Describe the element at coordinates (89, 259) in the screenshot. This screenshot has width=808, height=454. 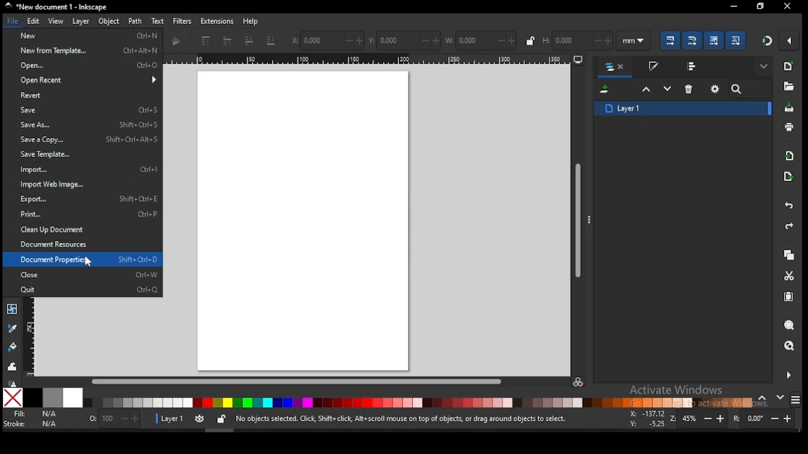
I see `document properties` at that location.